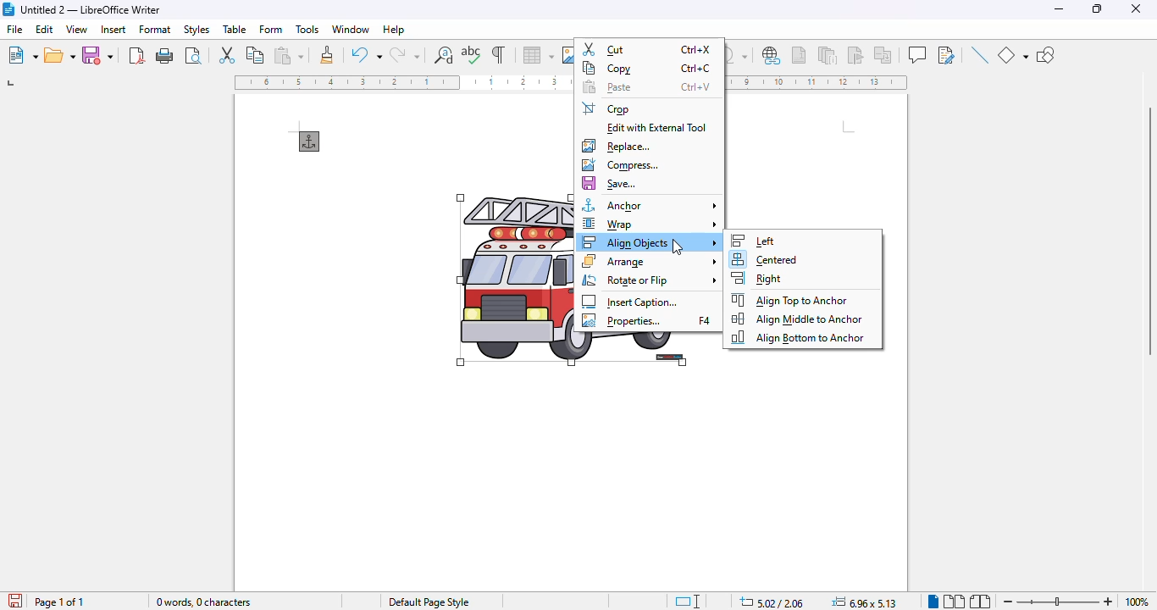 Image resolution: width=1157 pixels, height=610 pixels. Describe the element at coordinates (307, 30) in the screenshot. I see `tools` at that location.